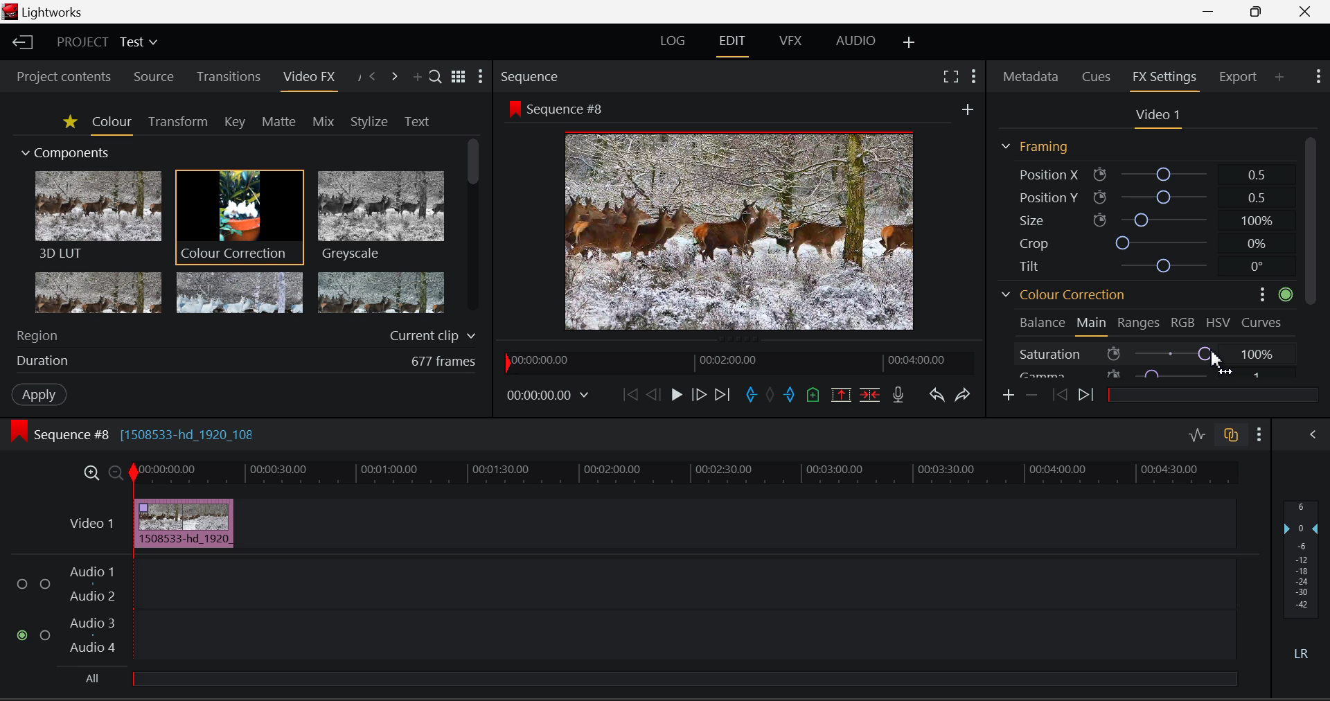 Image resolution: width=1330 pixels, height=701 pixels. What do you see at coordinates (47, 12) in the screenshot?
I see `Window Title` at bounding box center [47, 12].